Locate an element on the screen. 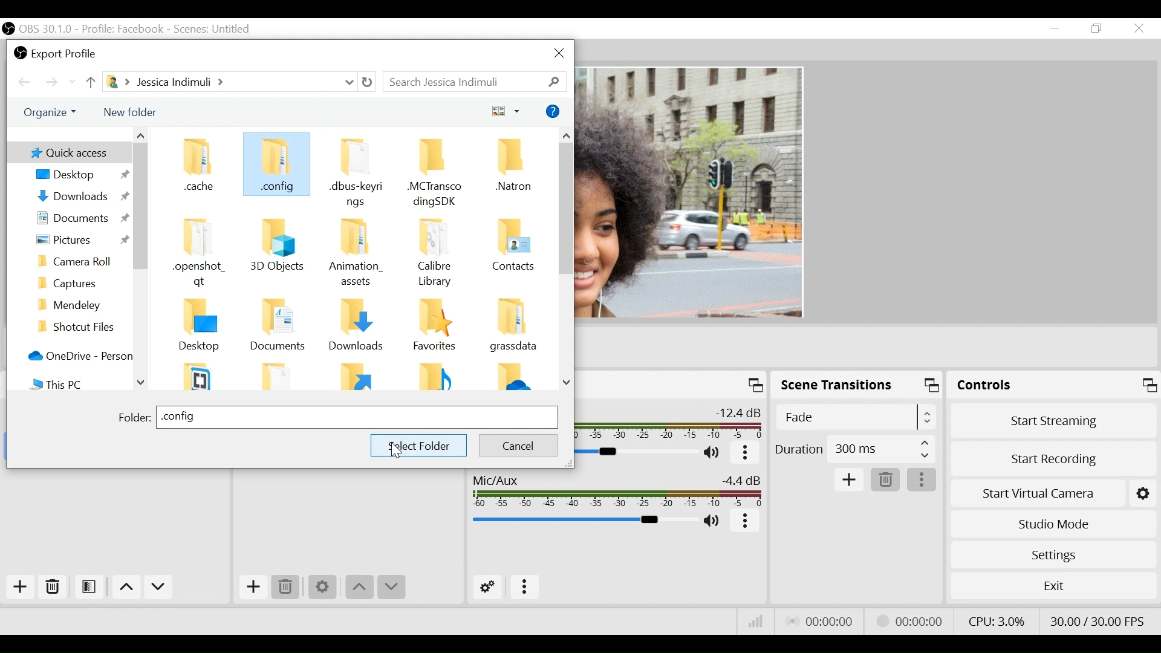  Folder is located at coordinates (81, 262).